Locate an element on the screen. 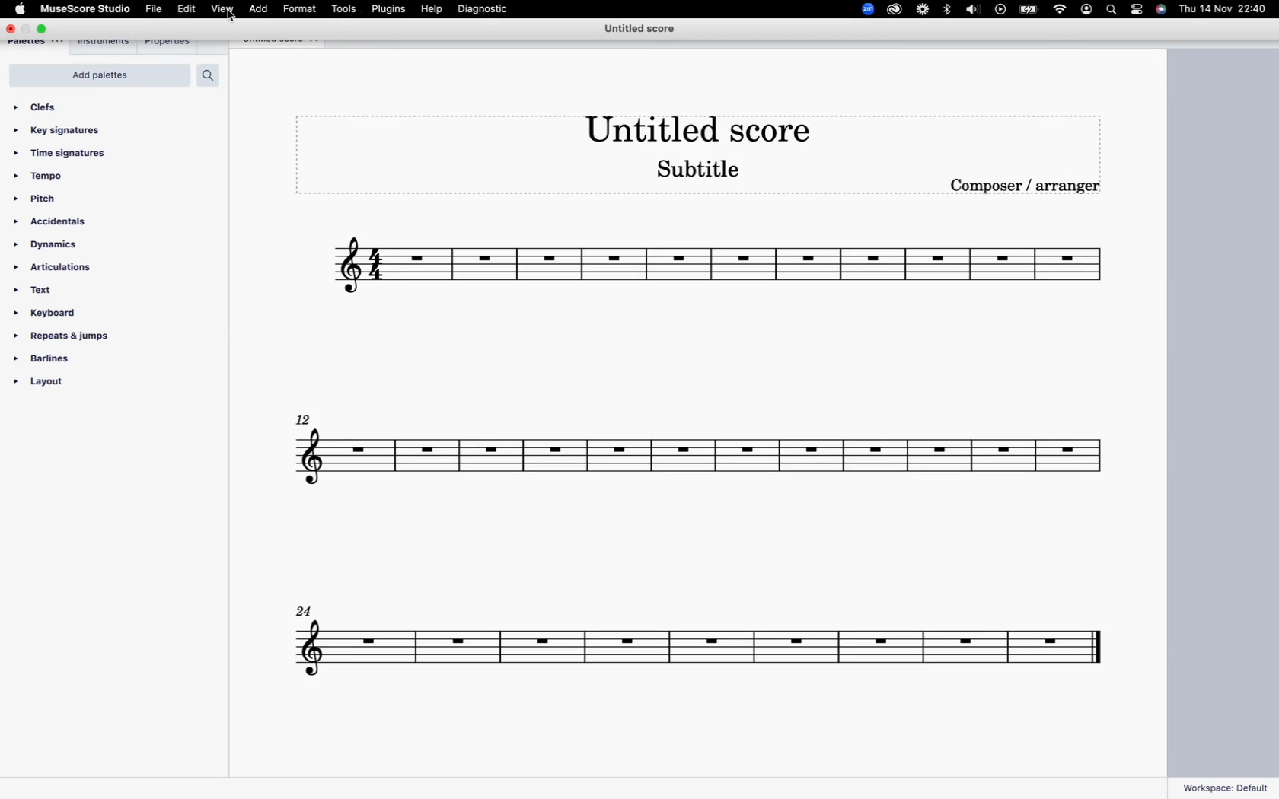 The width and height of the screenshot is (1279, 799). play is located at coordinates (1001, 10).